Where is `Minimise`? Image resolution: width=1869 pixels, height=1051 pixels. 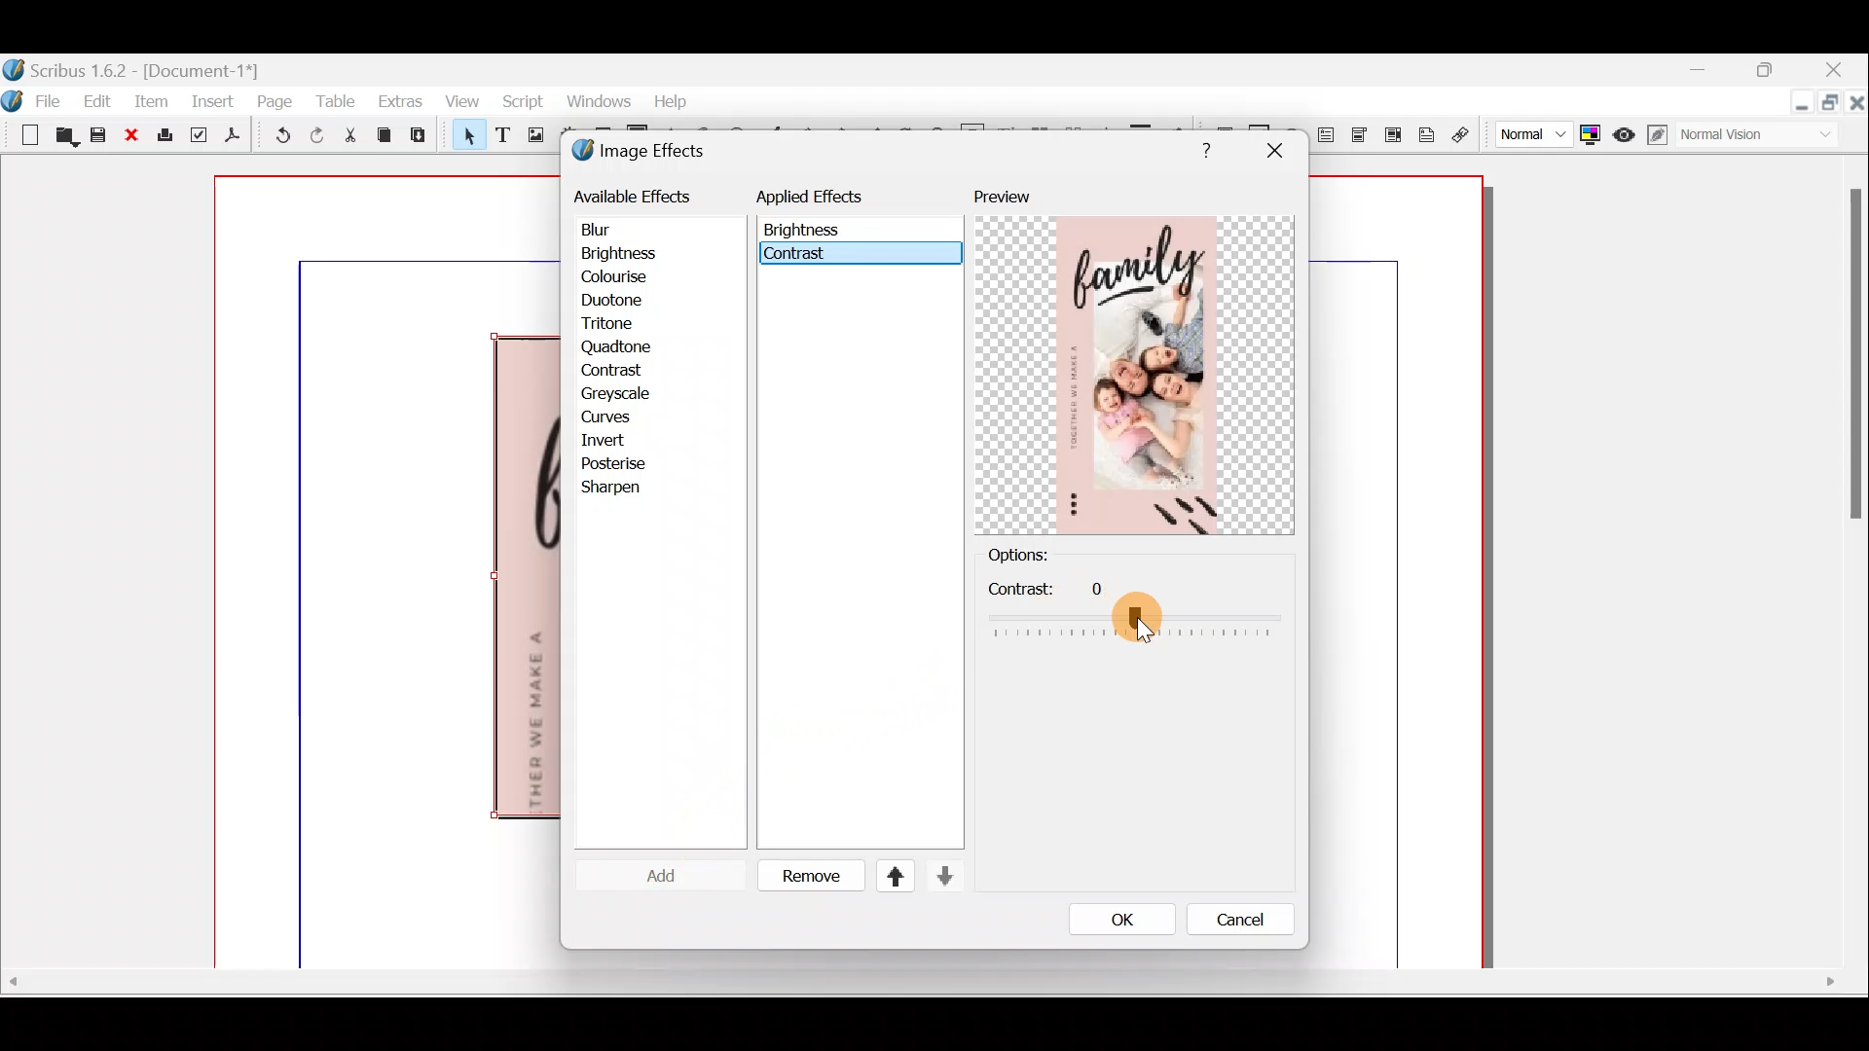 Minimise is located at coordinates (1708, 71).